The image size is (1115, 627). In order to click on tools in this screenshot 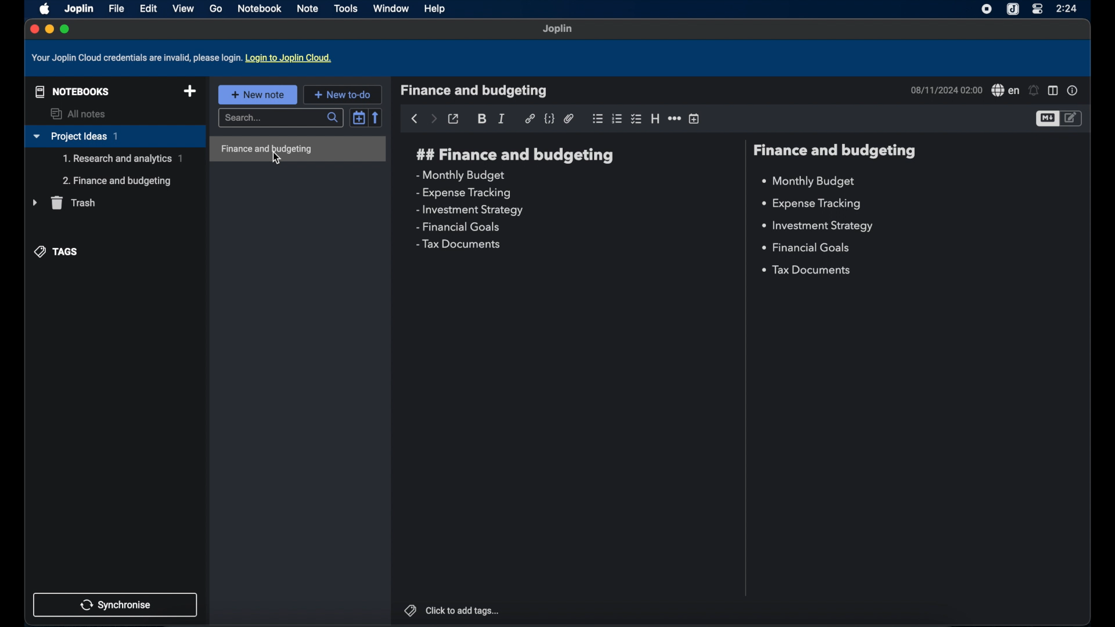, I will do `click(346, 8)`.